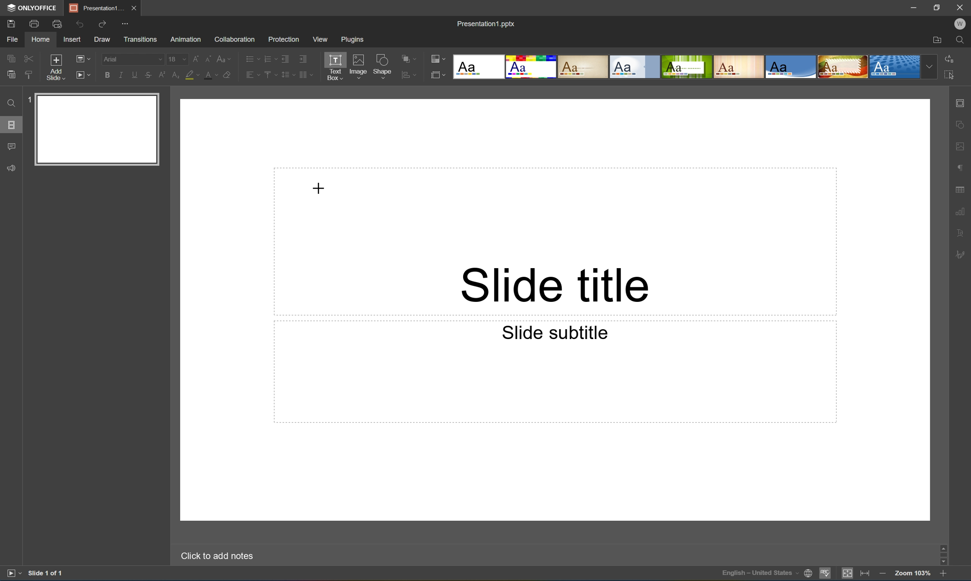 The image size is (971, 581). Describe the element at coordinates (941, 553) in the screenshot. I see `Scroll Bar` at that location.